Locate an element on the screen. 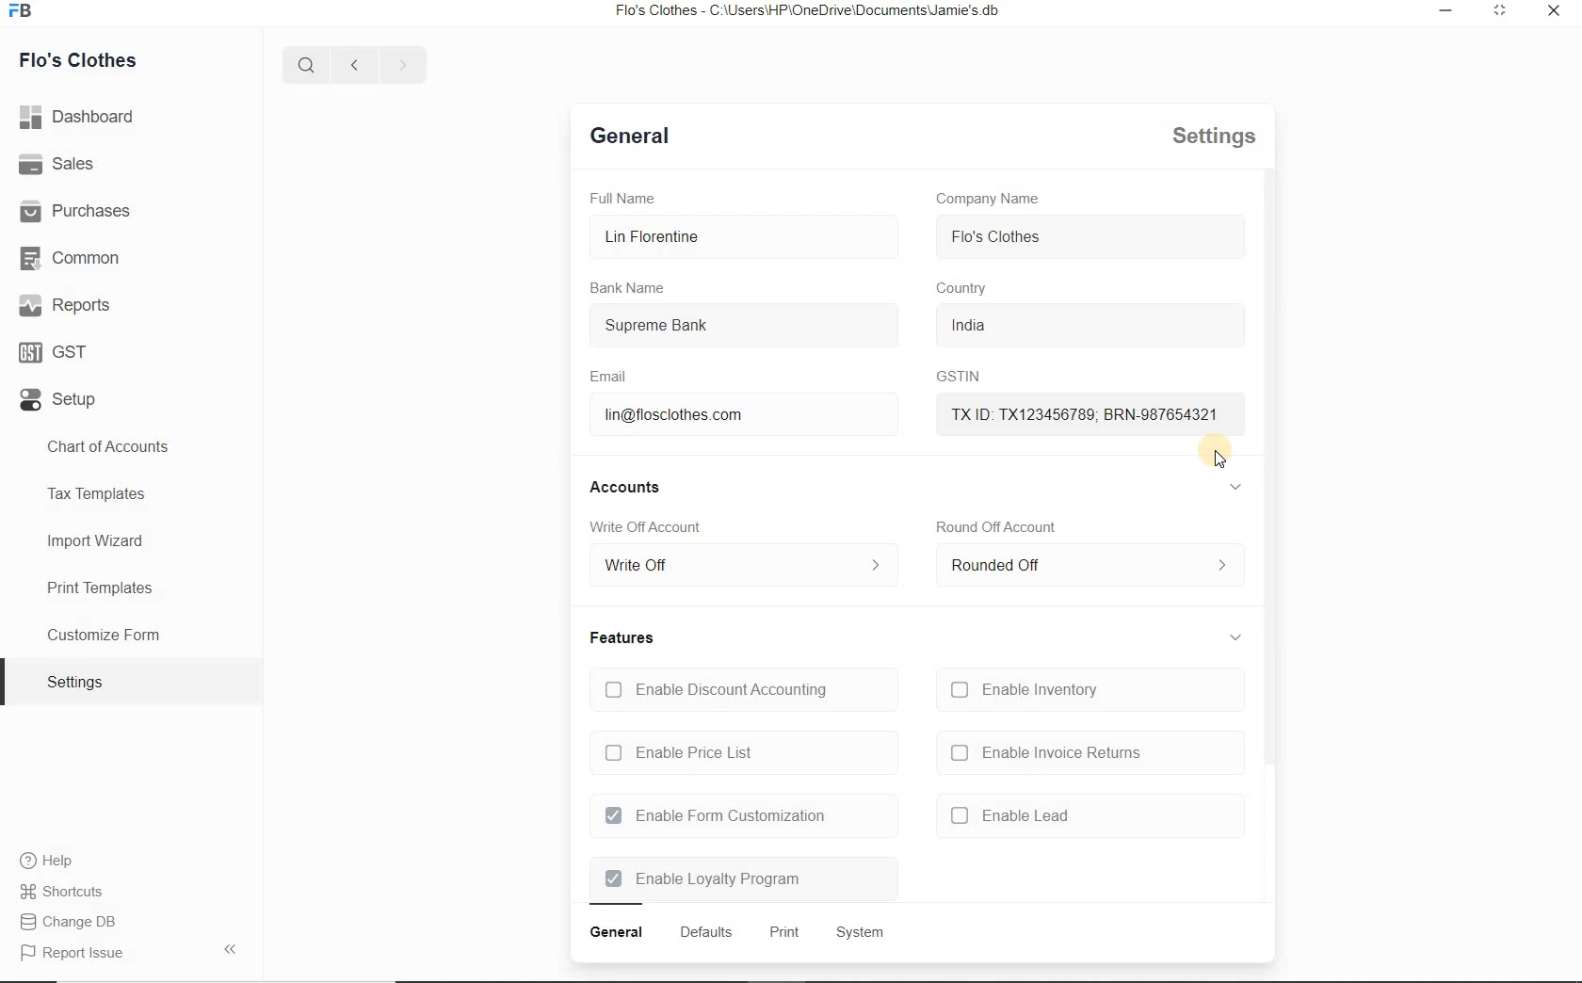 The width and height of the screenshot is (1582, 983). Enable Form Customization is located at coordinates (715, 816).